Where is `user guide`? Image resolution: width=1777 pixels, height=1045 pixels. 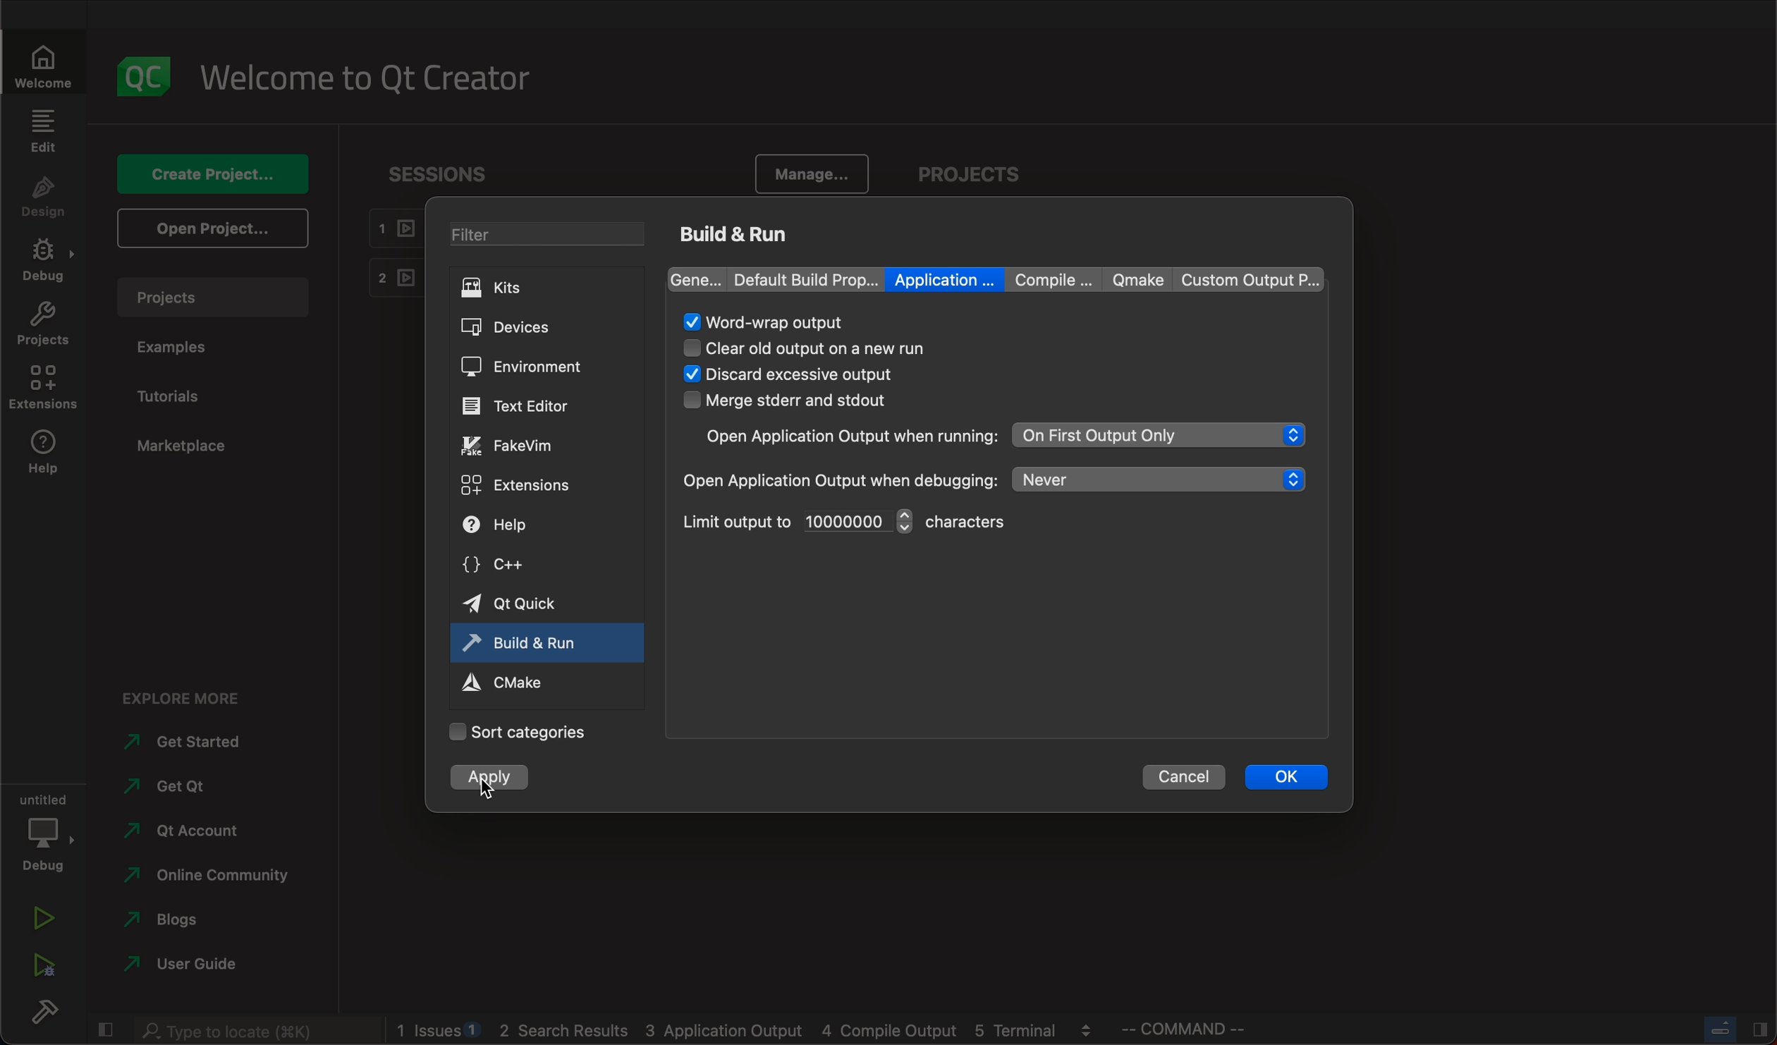 user guide is located at coordinates (189, 965).